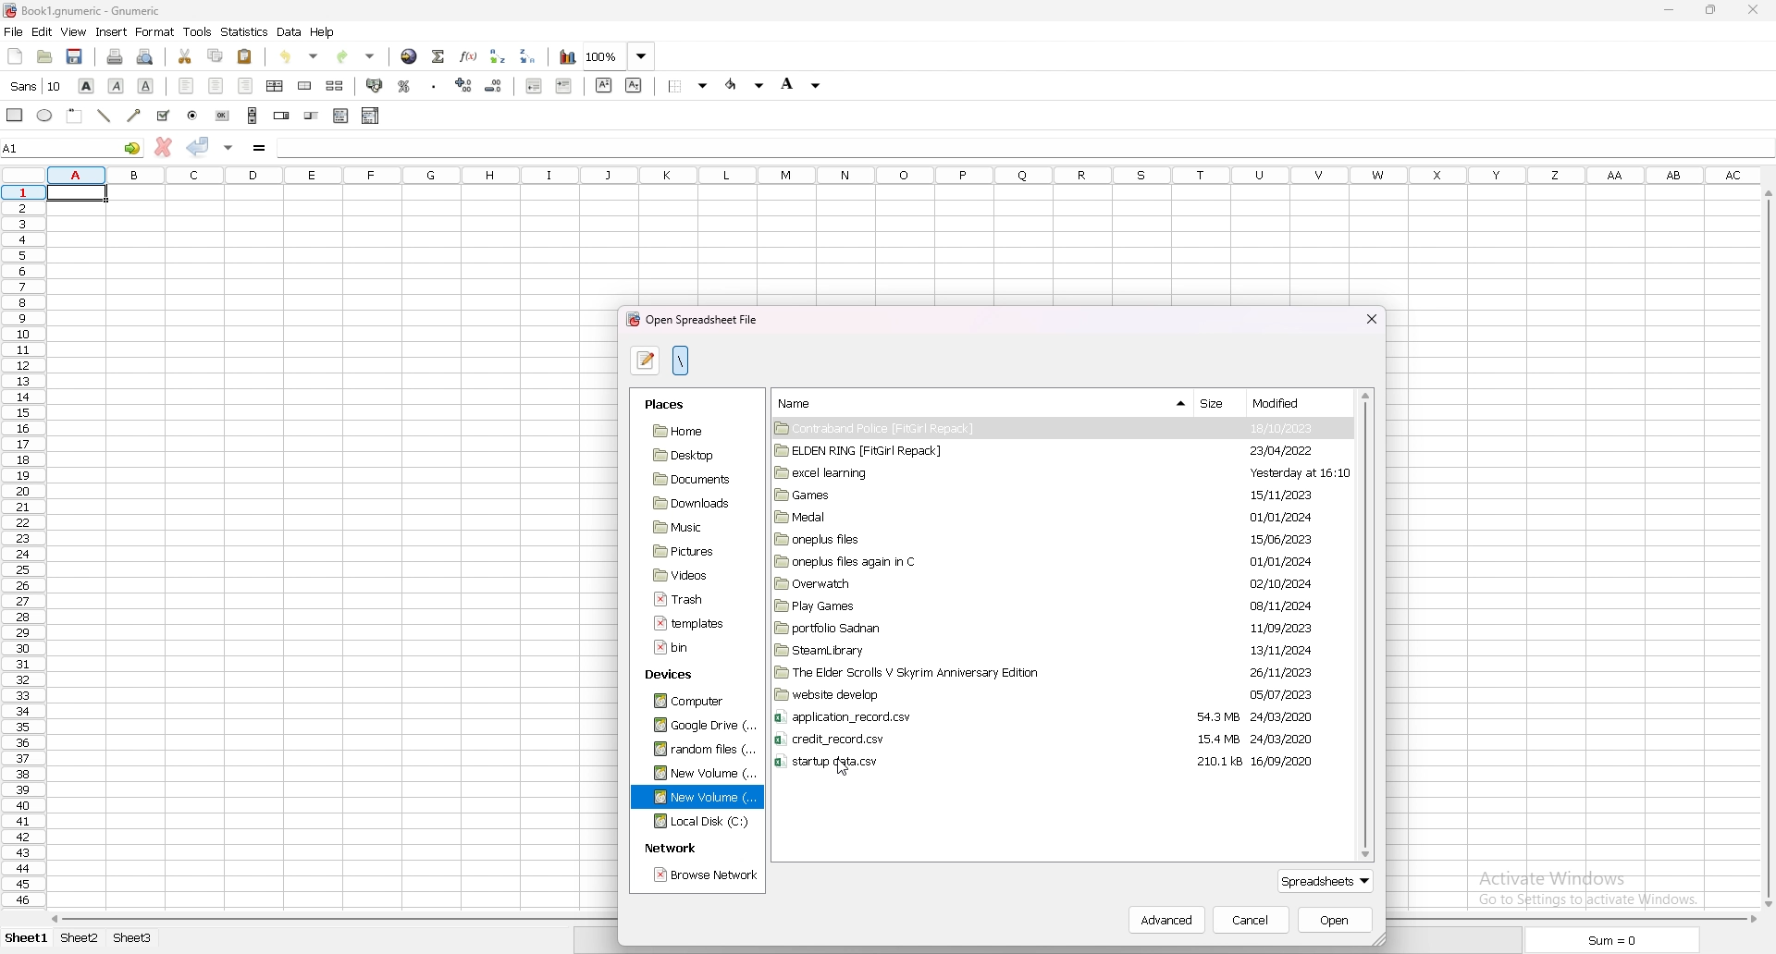 The width and height of the screenshot is (1776, 954). What do you see at coordinates (325, 31) in the screenshot?
I see `help` at bounding box center [325, 31].